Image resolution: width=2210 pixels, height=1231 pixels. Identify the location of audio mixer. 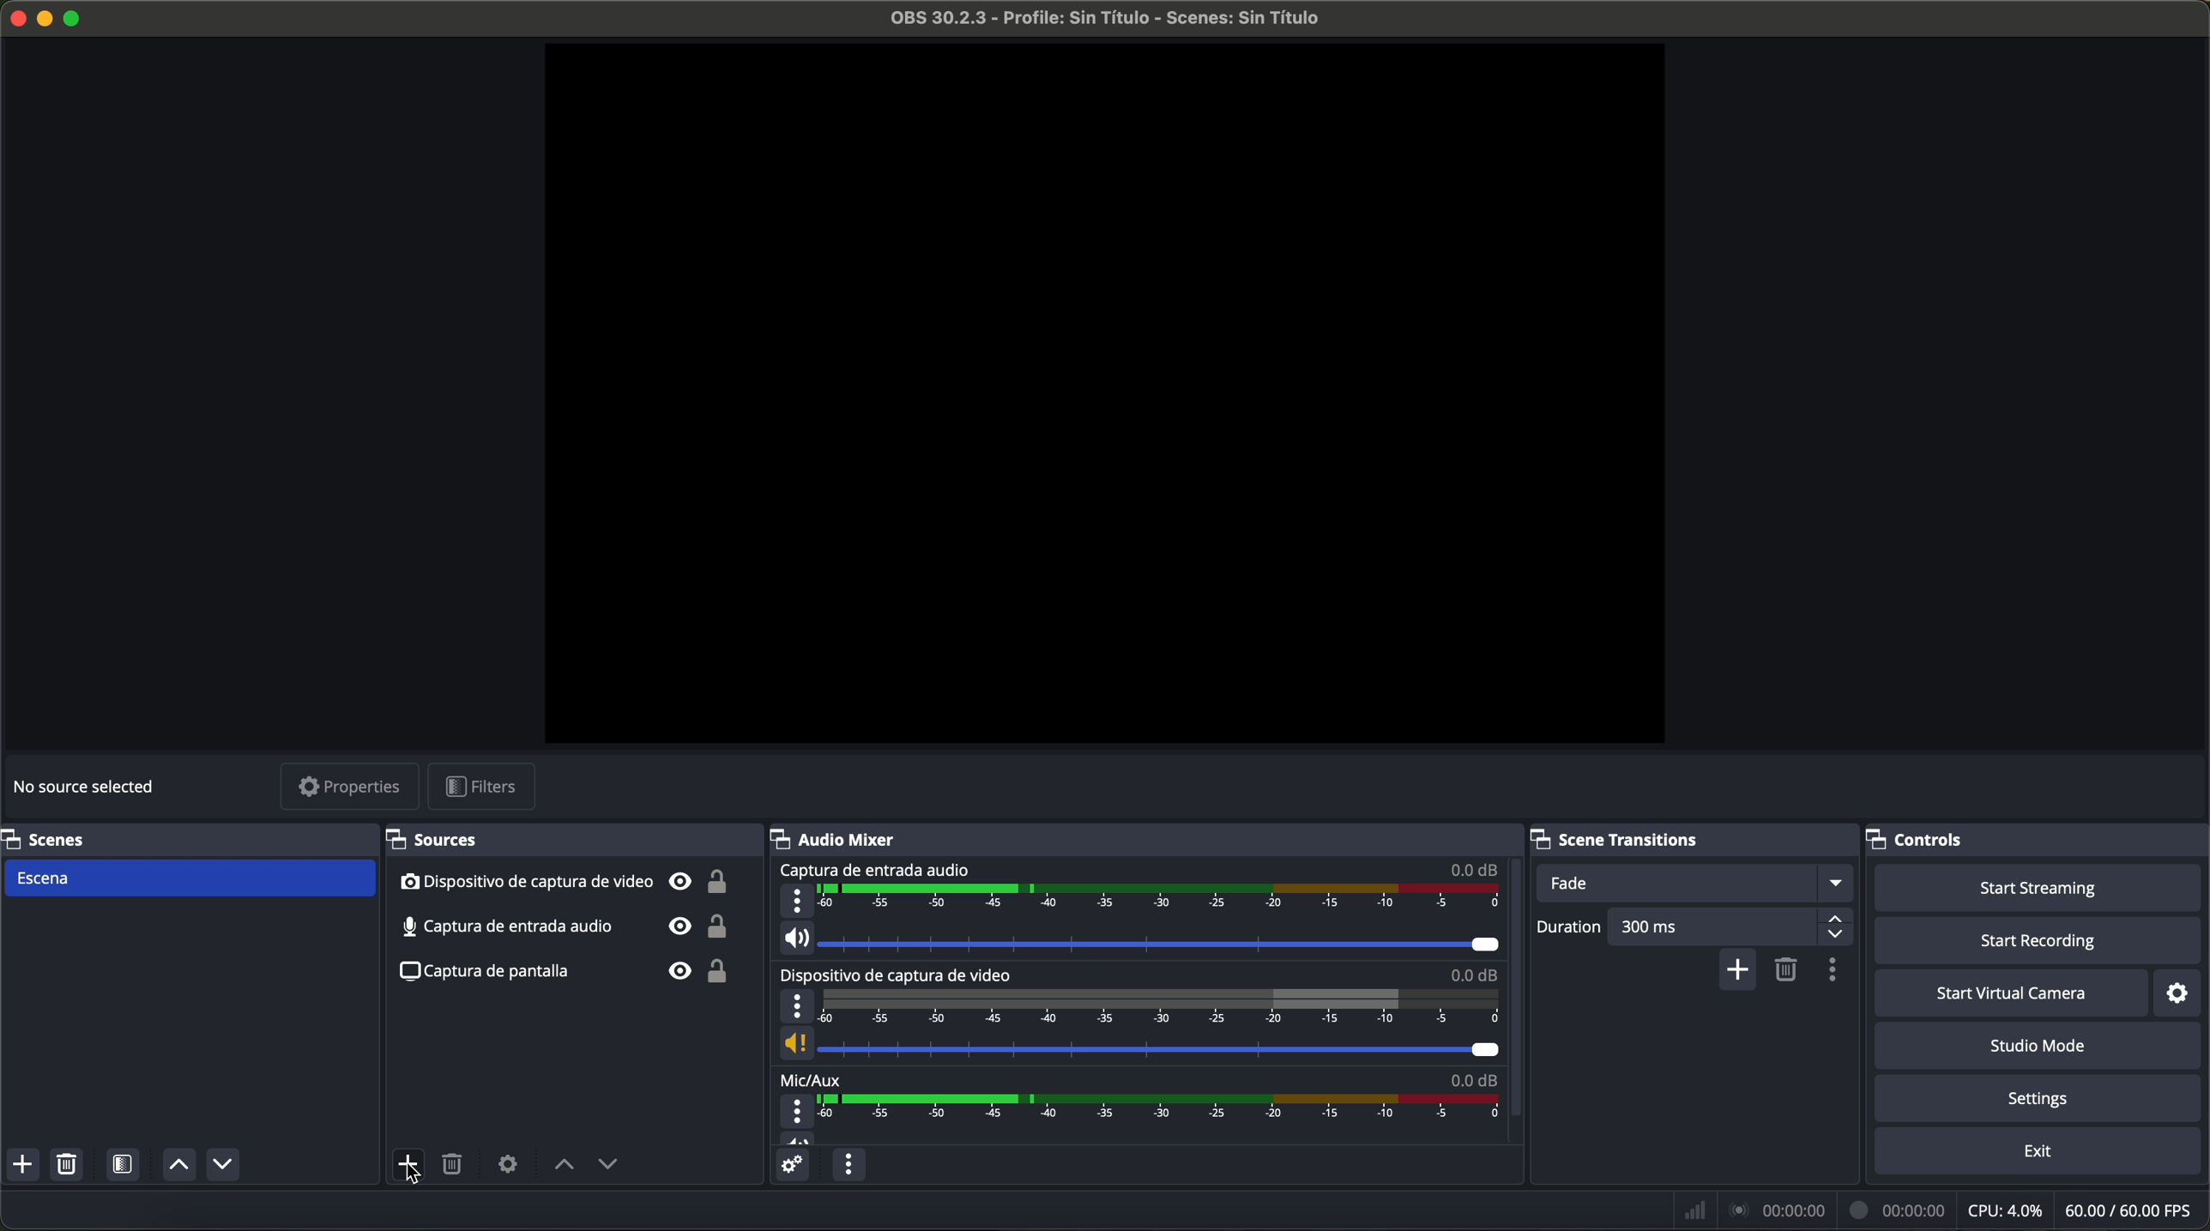
(842, 838).